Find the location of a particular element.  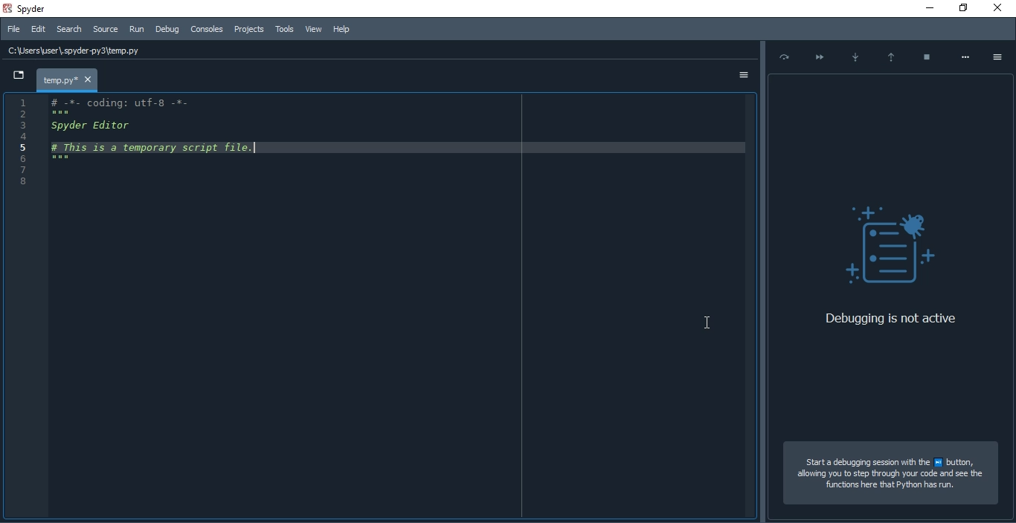

cursor is located at coordinates (707, 320).